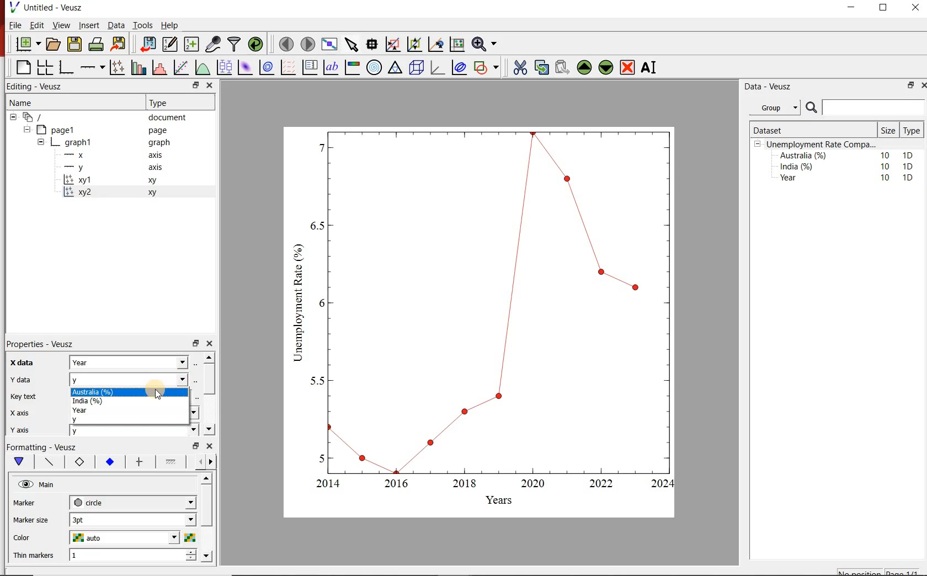 The width and height of the screenshot is (927, 576). What do you see at coordinates (24, 380) in the screenshot?
I see `y data` at bounding box center [24, 380].